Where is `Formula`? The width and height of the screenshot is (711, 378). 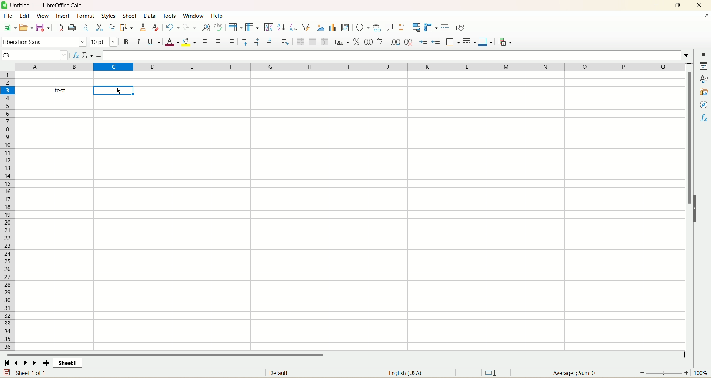
Formula is located at coordinates (99, 55).